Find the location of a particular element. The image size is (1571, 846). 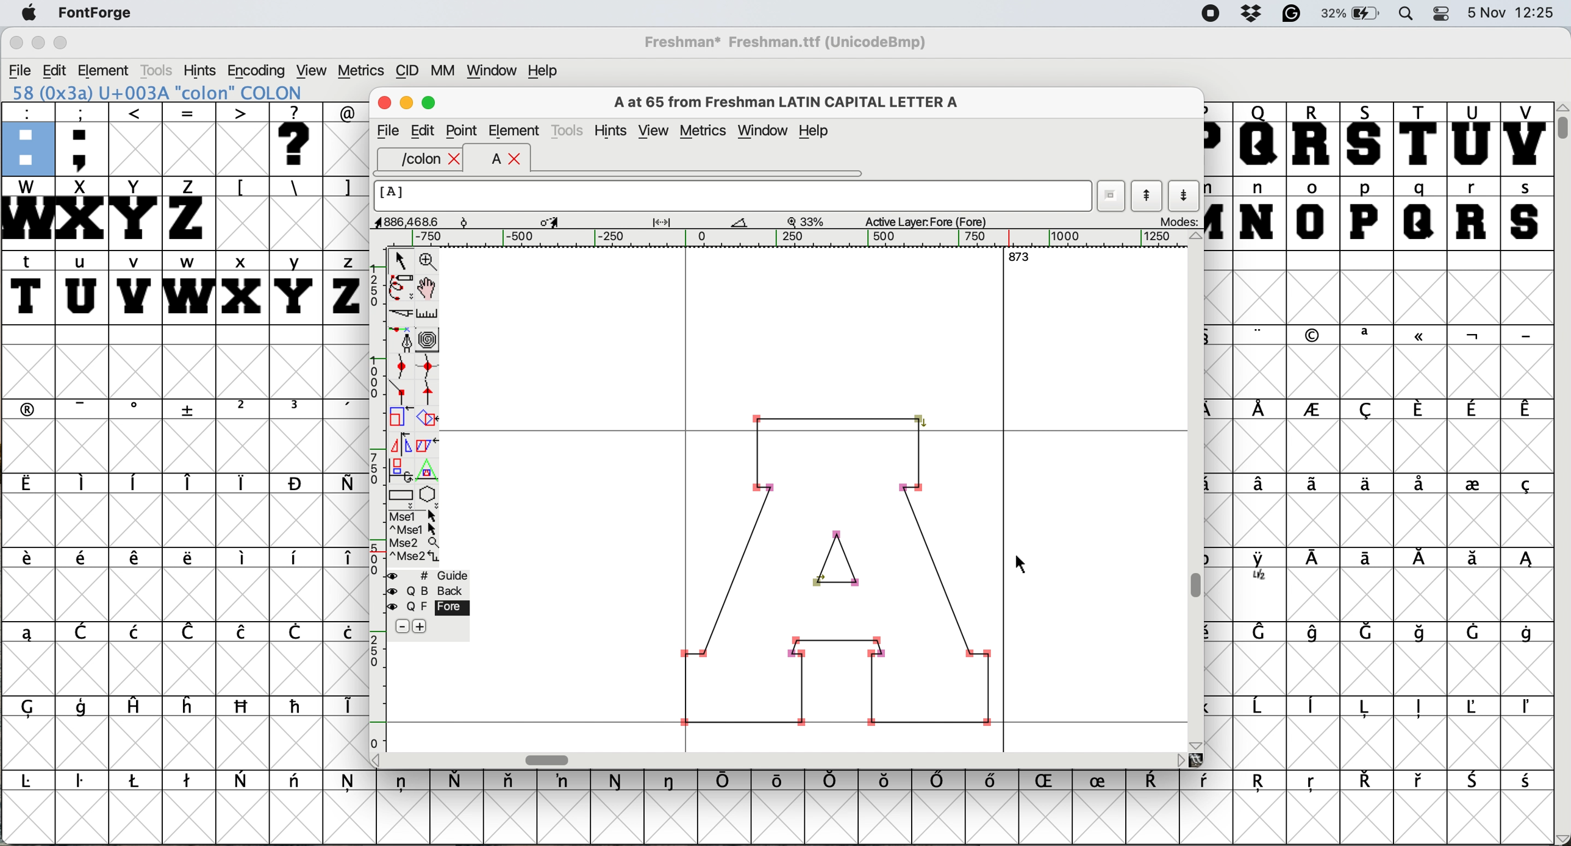

tools is located at coordinates (162, 69).